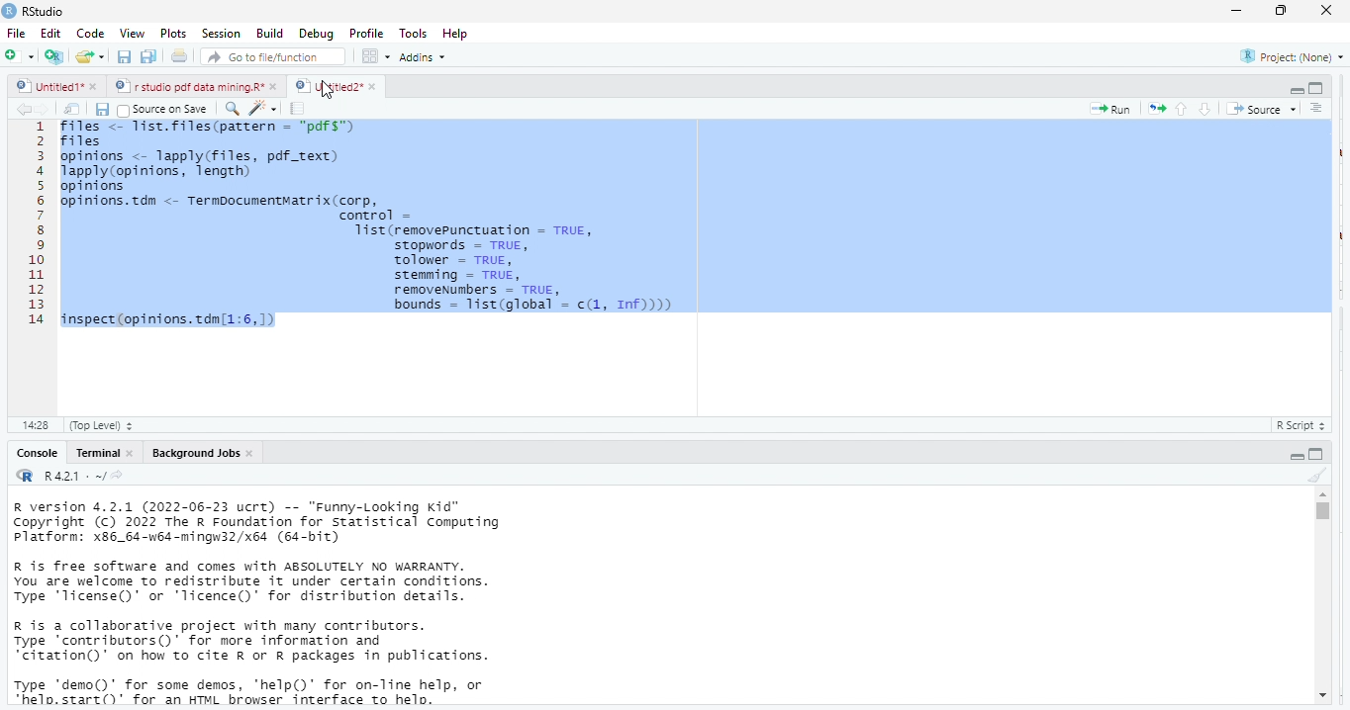 The width and height of the screenshot is (1350, 710). Describe the element at coordinates (1321, 697) in the screenshot. I see `scroll down` at that location.